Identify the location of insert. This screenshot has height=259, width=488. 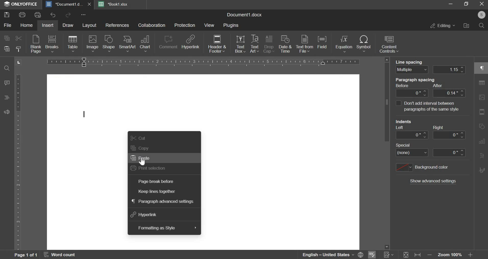
(48, 26).